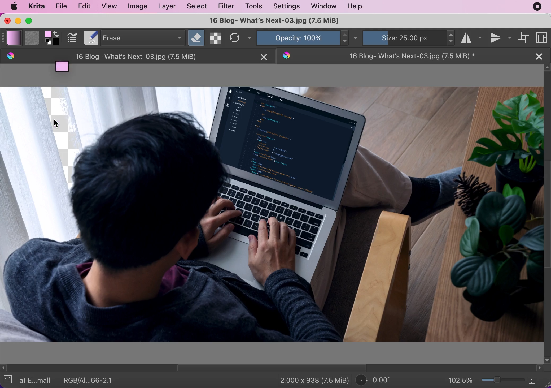 The width and height of the screenshot is (551, 388). I want to click on 16 Blog- What's Next-03.jpg (7.5 MiB), so click(126, 56).